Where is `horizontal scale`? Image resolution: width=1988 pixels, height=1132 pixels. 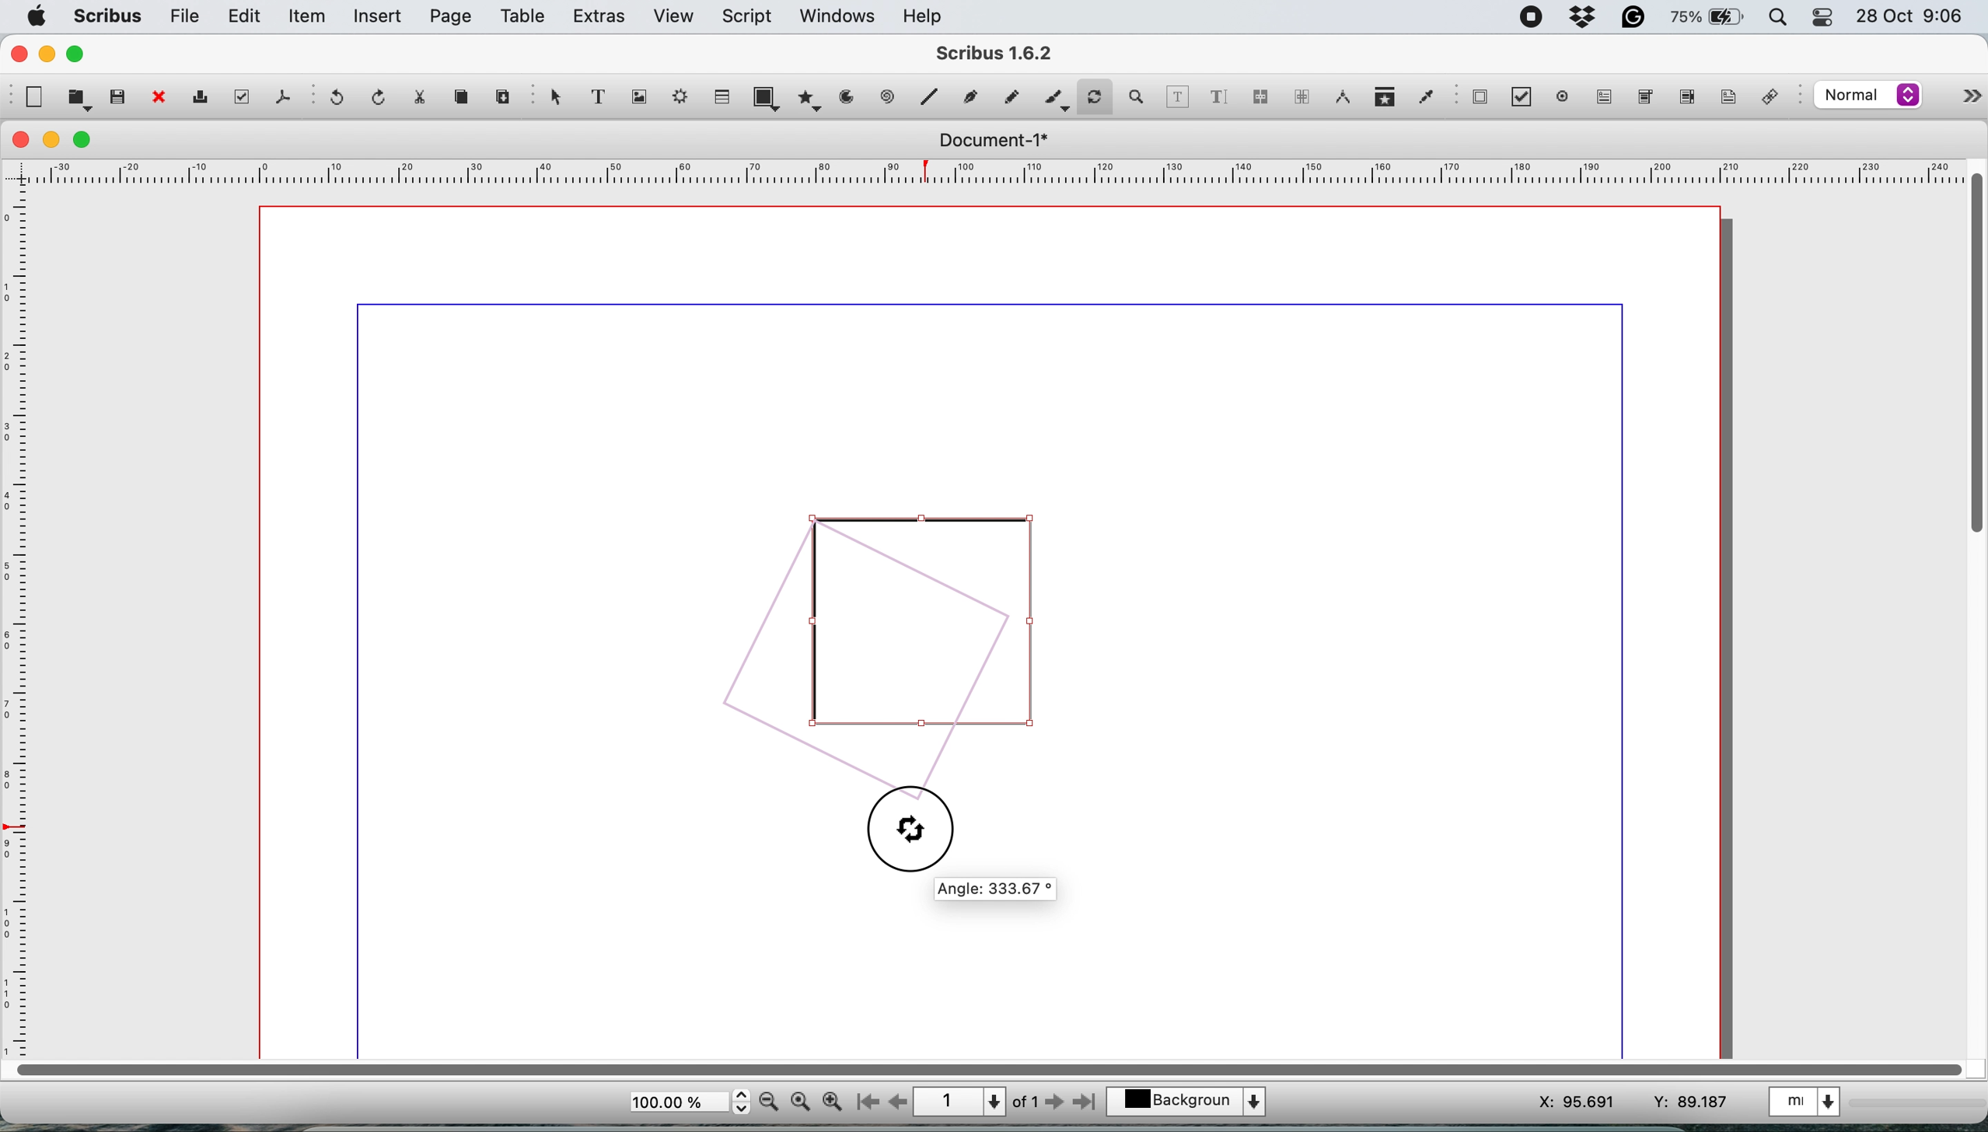
horizontal scale is located at coordinates (984, 171).